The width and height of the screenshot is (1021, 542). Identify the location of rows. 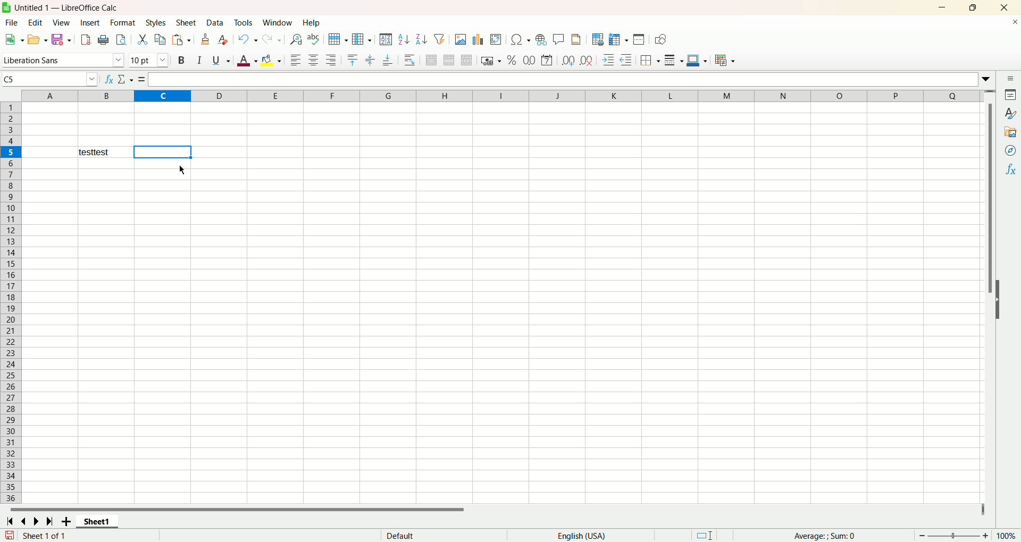
(12, 303).